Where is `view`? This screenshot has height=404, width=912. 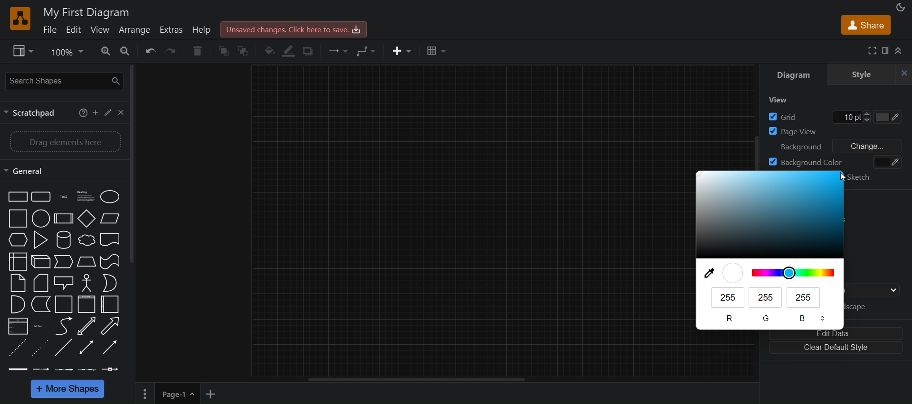
view is located at coordinates (779, 101).